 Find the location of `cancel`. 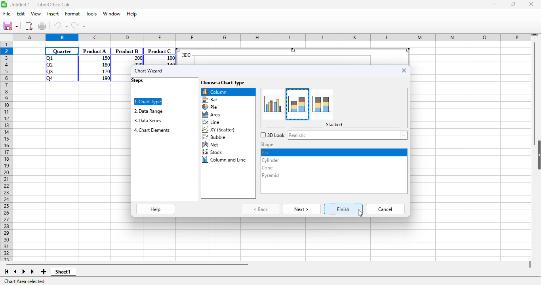

cancel is located at coordinates (386, 209).